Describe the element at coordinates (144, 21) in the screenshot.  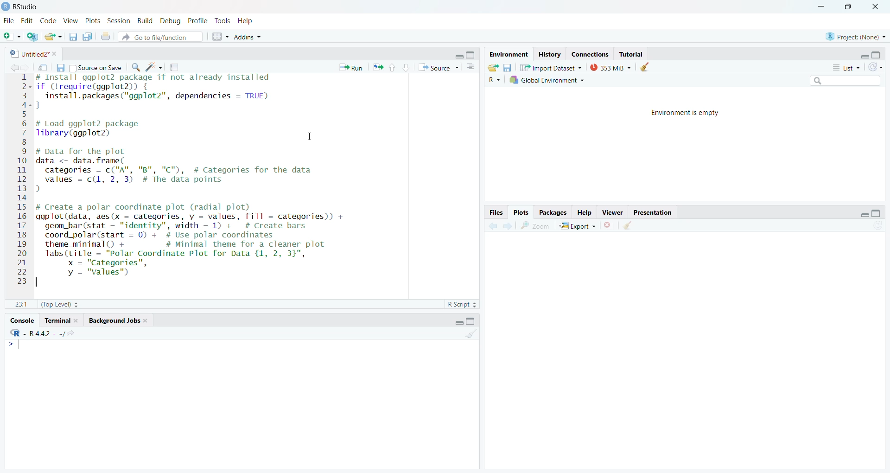
I see `Build` at that location.